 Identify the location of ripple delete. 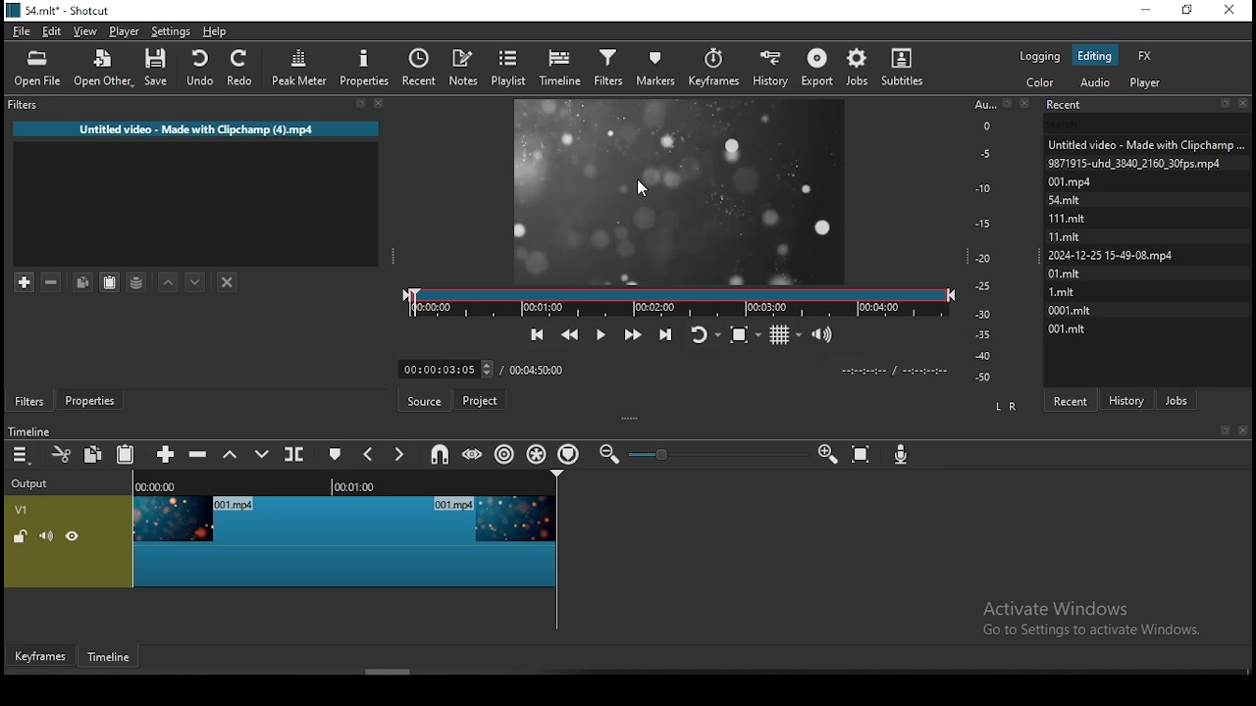
(199, 454).